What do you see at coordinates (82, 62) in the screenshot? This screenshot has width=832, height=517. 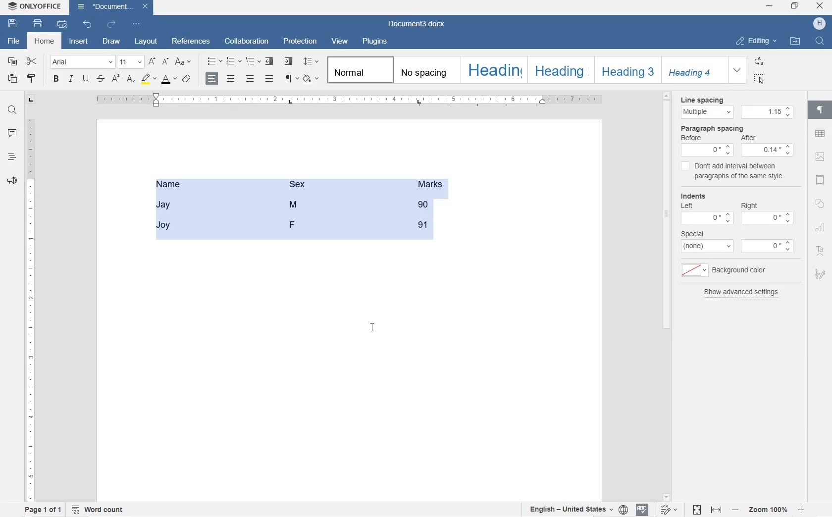 I see `FONT NAME` at bounding box center [82, 62].